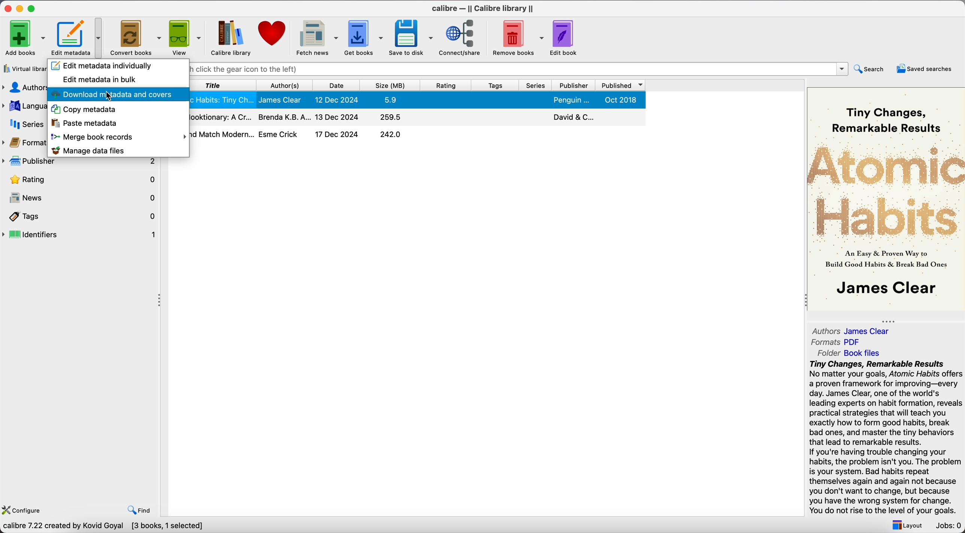 This screenshot has width=965, height=533. I want to click on 259.5, so click(392, 118).